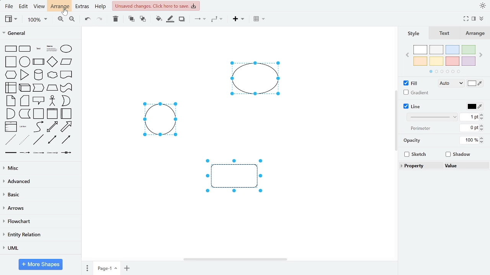  What do you see at coordinates (38, 88) in the screenshot?
I see `step` at bounding box center [38, 88].